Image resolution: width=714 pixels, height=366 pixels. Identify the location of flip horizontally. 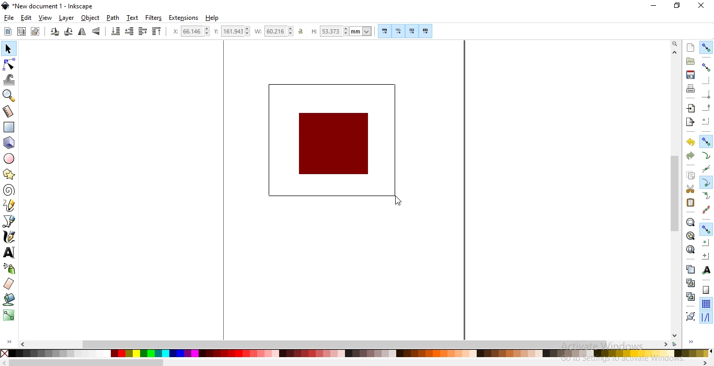
(82, 33).